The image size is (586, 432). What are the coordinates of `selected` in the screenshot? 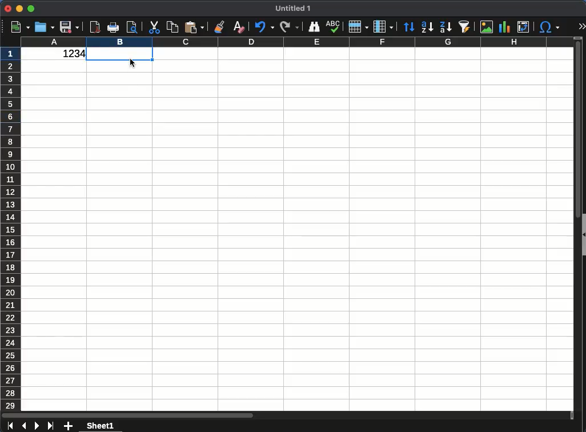 It's located at (121, 55).